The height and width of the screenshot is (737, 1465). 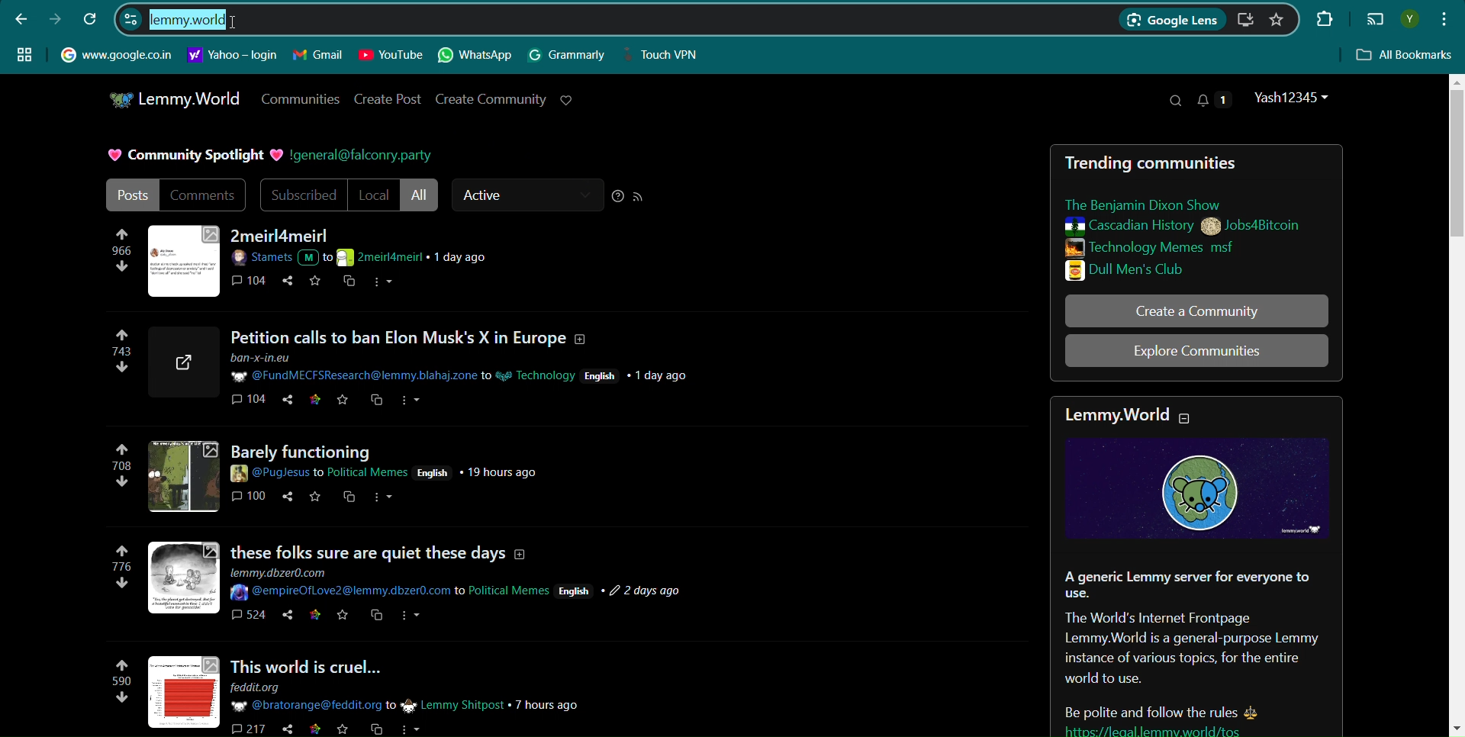 I want to click on A generic Lemmy server for everyone to use., so click(x=1186, y=584).